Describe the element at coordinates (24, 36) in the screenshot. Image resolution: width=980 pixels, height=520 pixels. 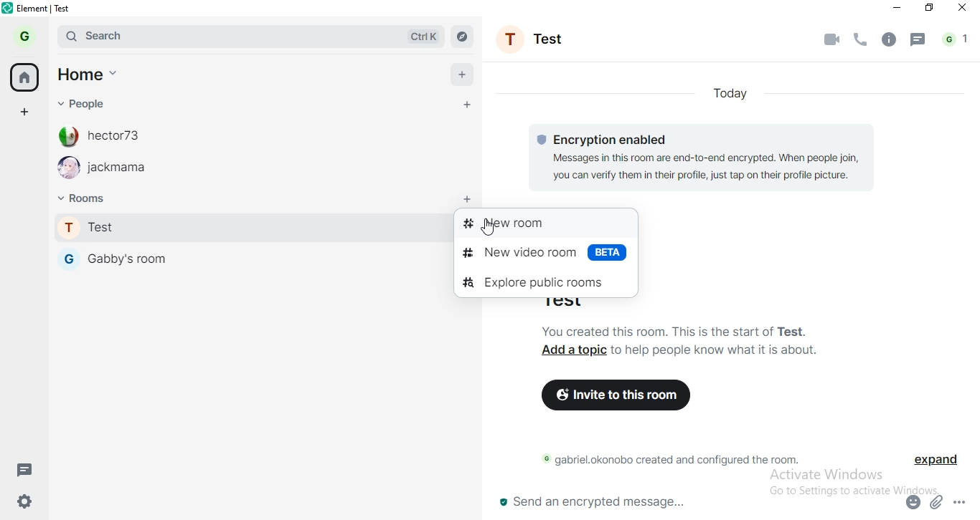
I see `profile` at that location.